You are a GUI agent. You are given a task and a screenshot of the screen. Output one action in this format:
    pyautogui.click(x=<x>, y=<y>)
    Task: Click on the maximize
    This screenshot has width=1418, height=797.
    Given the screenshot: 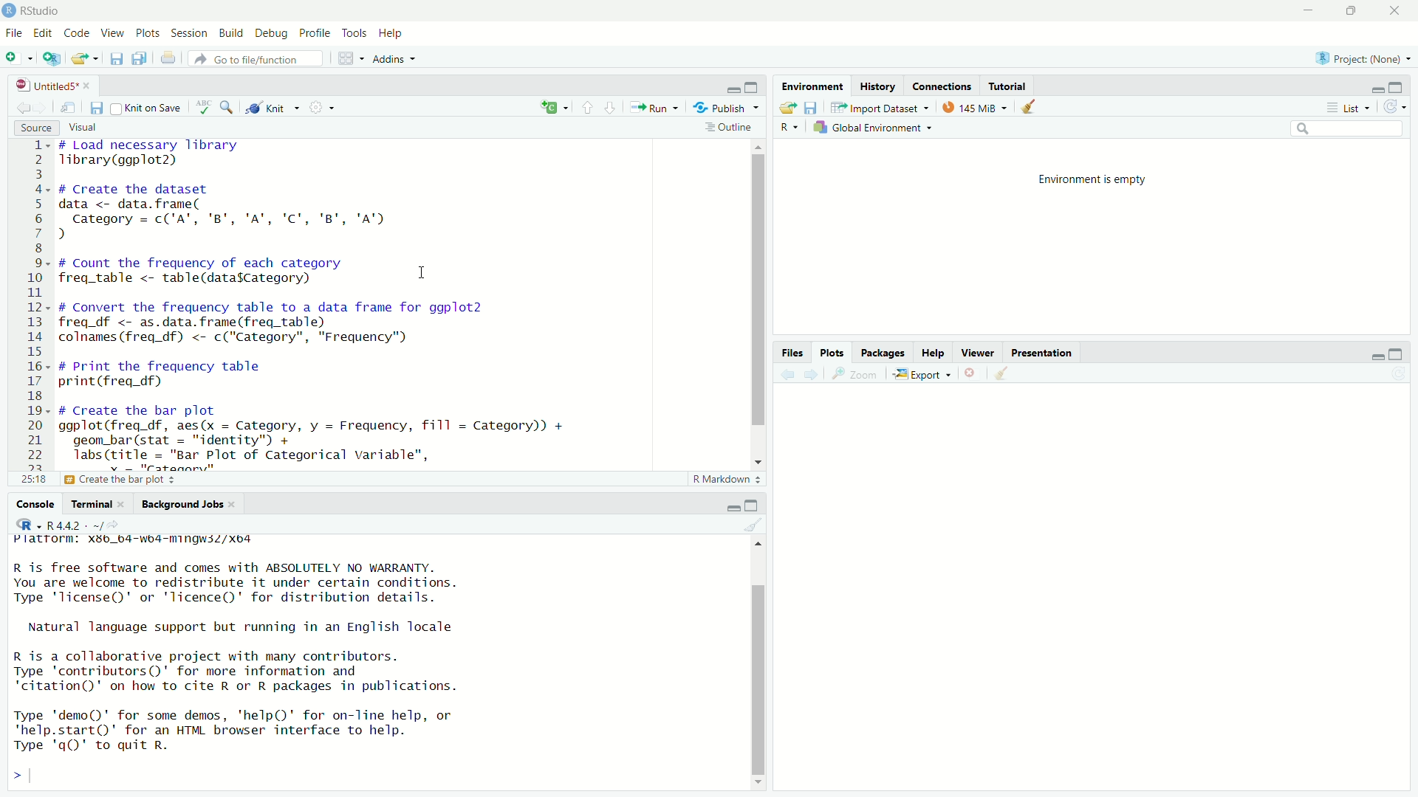 What is the action you would take?
    pyautogui.click(x=752, y=506)
    